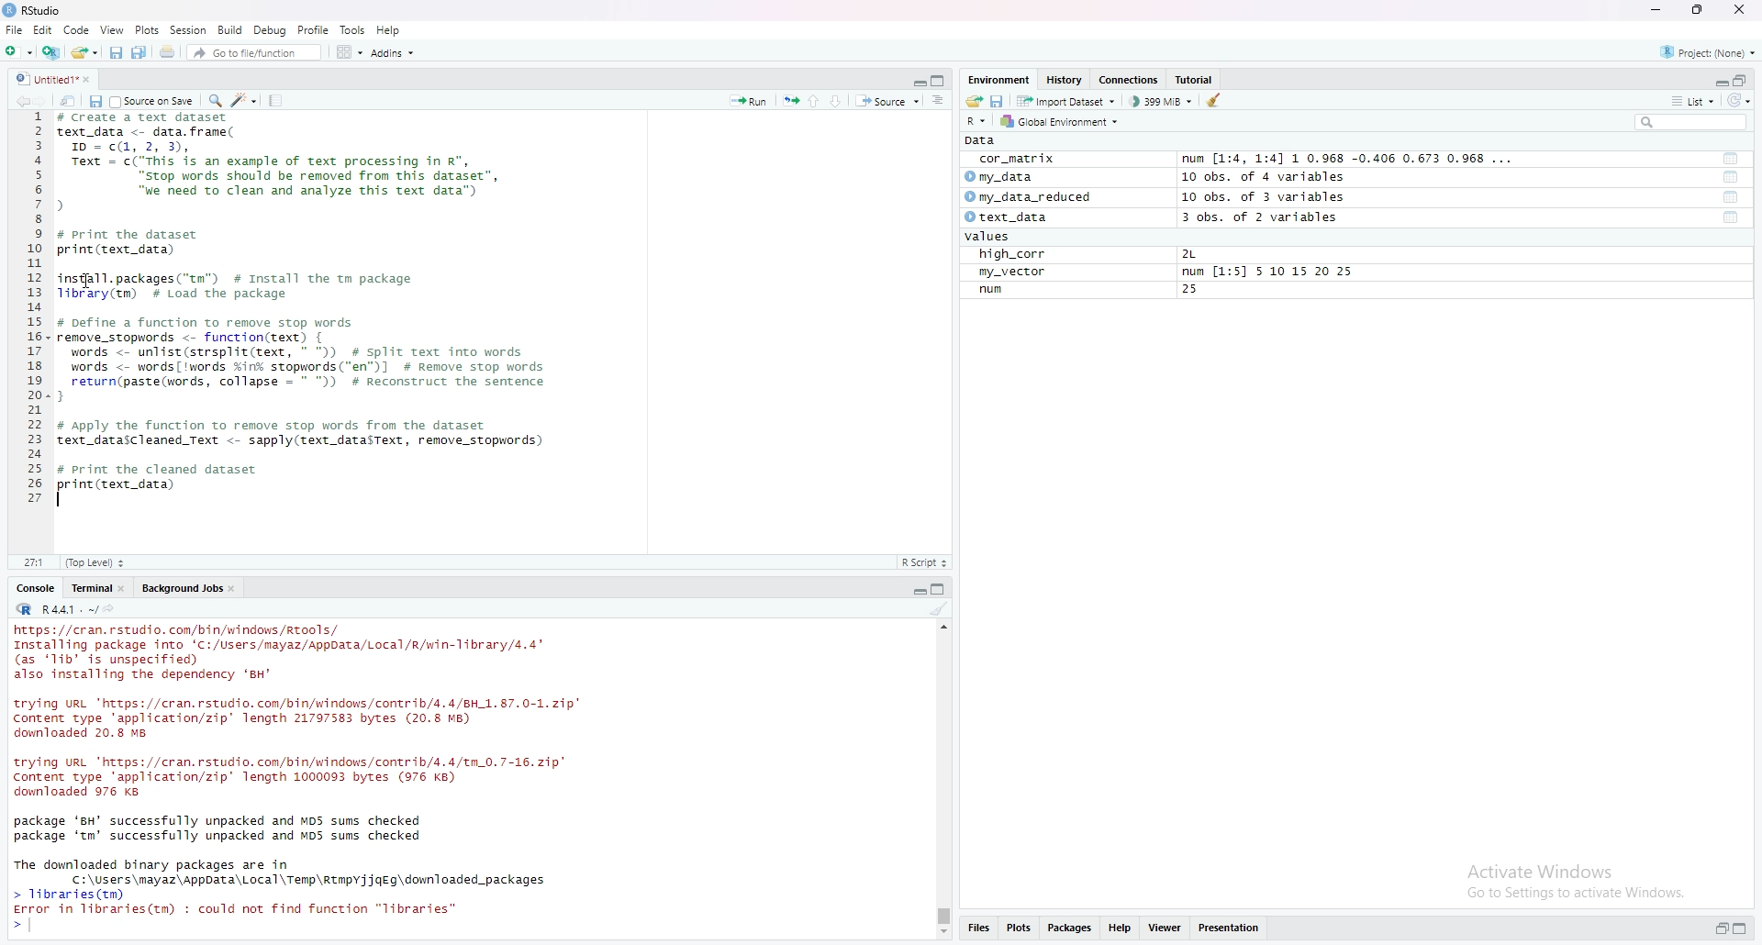  What do you see at coordinates (976, 121) in the screenshot?
I see `R` at bounding box center [976, 121].